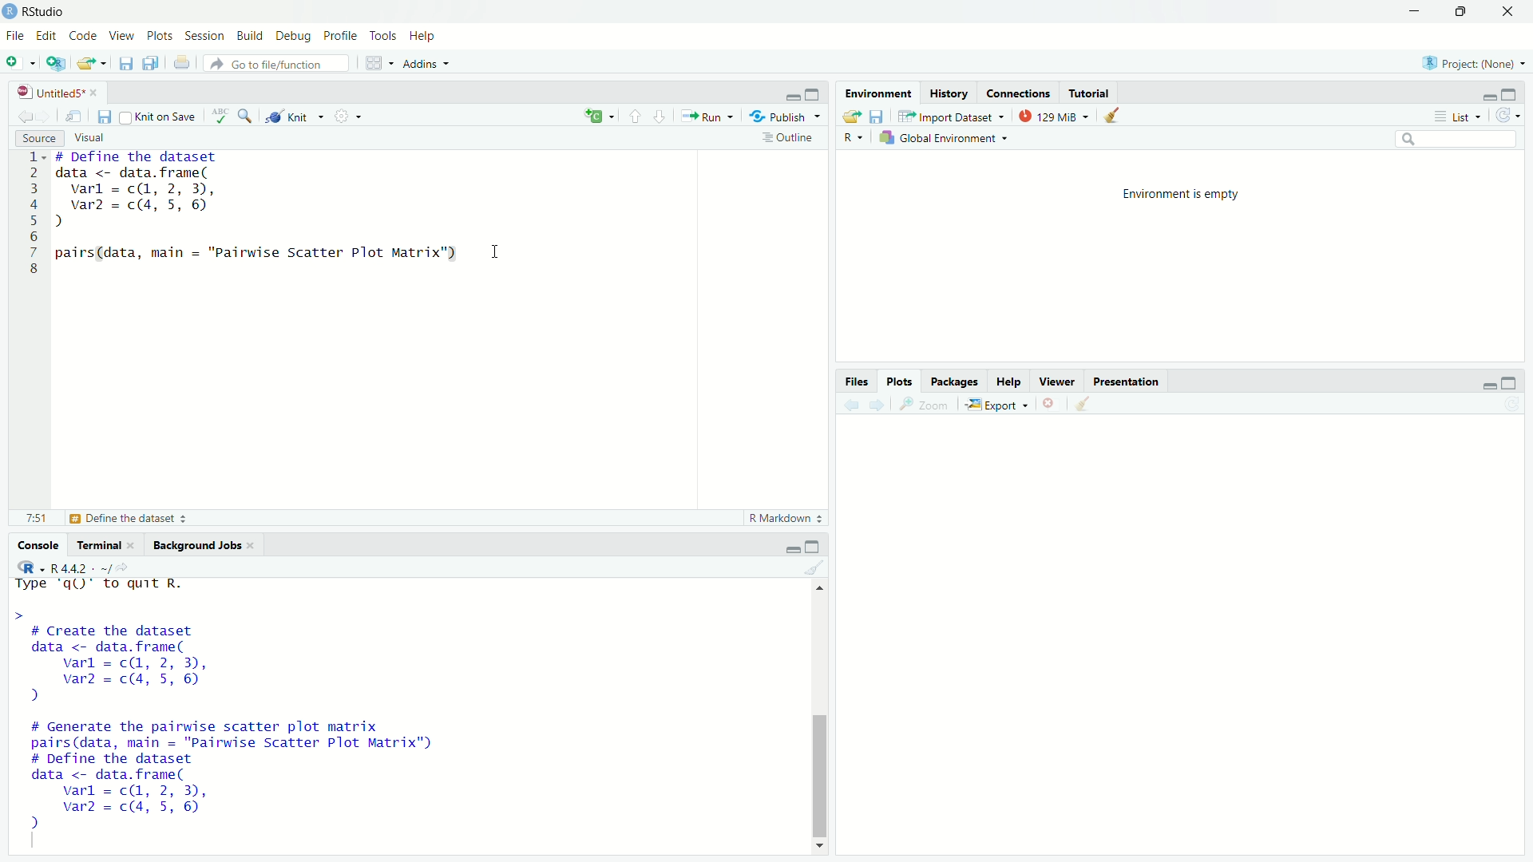 The height and width of the screenshot is (862, 1533). Describe the element at coordinates (949, 93) in the screenshot. I see `History` at that location.